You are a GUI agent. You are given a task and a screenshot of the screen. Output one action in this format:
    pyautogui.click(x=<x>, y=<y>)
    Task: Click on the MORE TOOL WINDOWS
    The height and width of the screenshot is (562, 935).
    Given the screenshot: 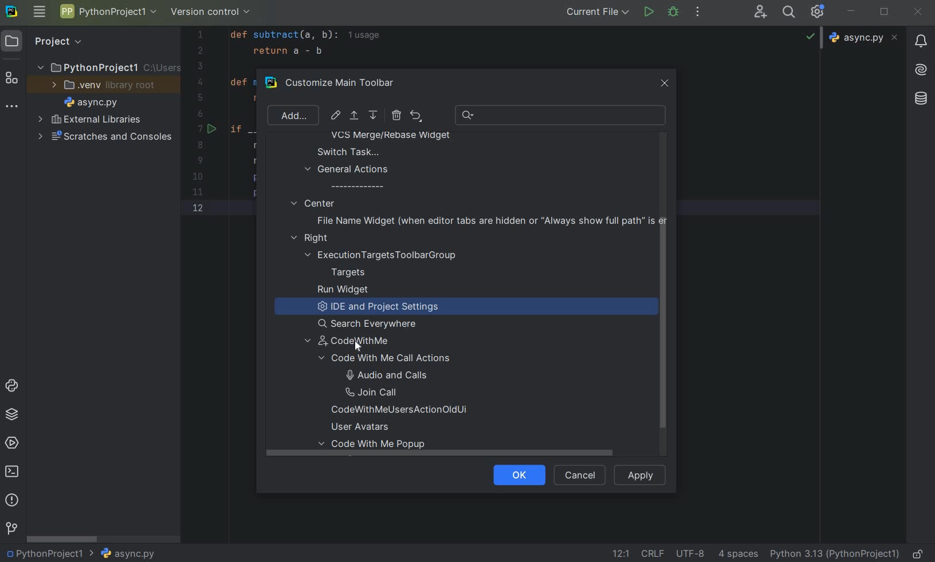 What is the action you would take?
    pyautogui.click(x=12, y=107)
    